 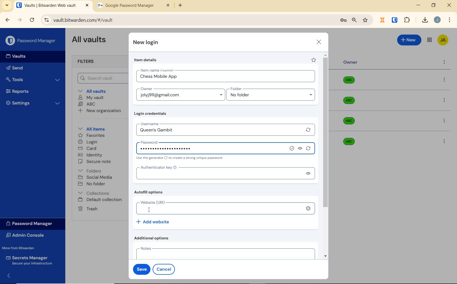 I want to click on search tabs, so click(x=7, y=6).